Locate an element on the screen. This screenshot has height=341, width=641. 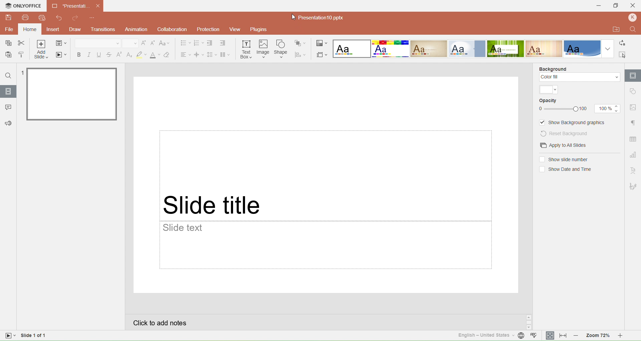
Spell check is located at coordinates (535, 336).